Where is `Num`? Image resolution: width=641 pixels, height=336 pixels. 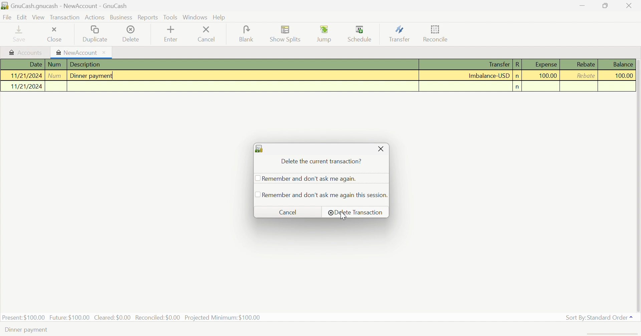
Num is located at coordinates (54, 64).